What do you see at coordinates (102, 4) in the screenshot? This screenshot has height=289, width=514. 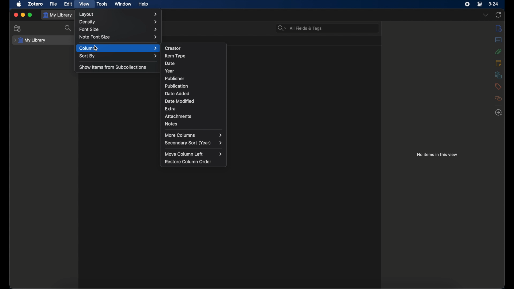 I see `tools` at bounding box center [102, 4].